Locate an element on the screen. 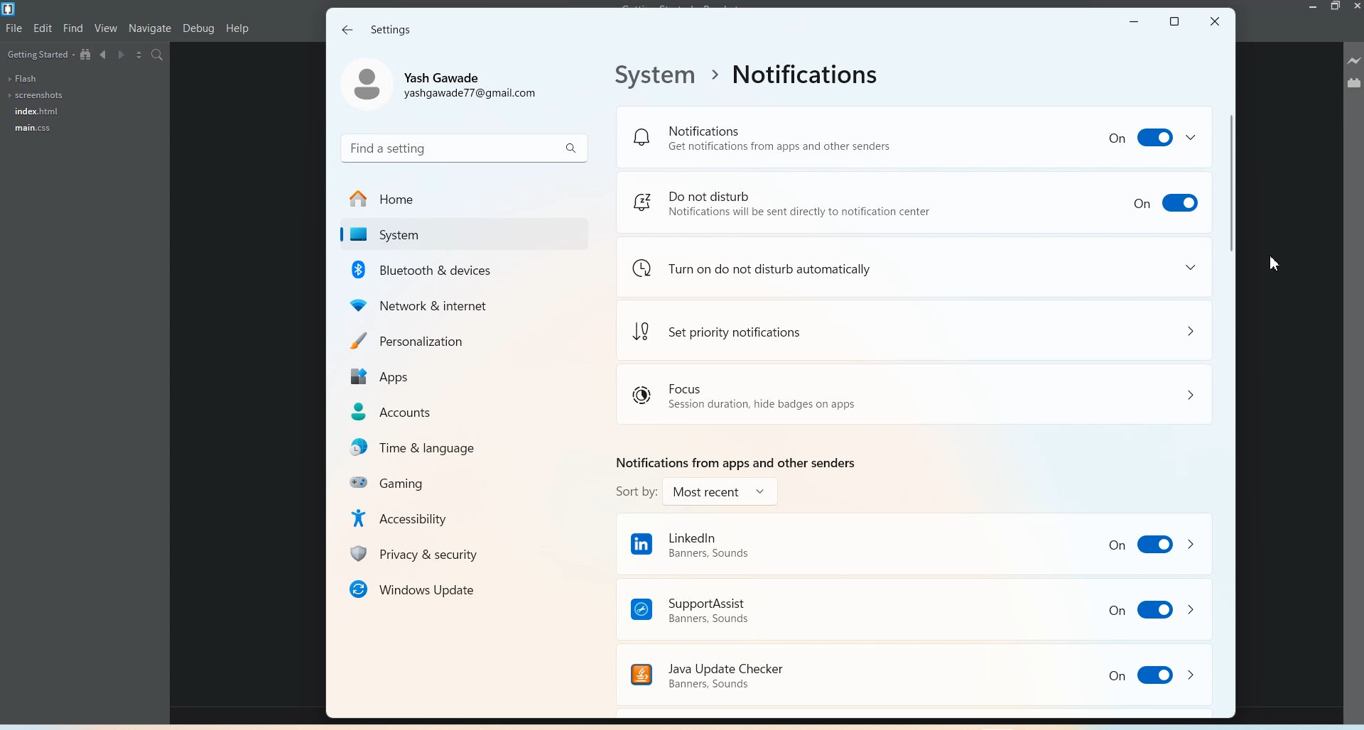 This screenshot has height=730, width=1364. Minimize is located at coordinates (1313, 8).